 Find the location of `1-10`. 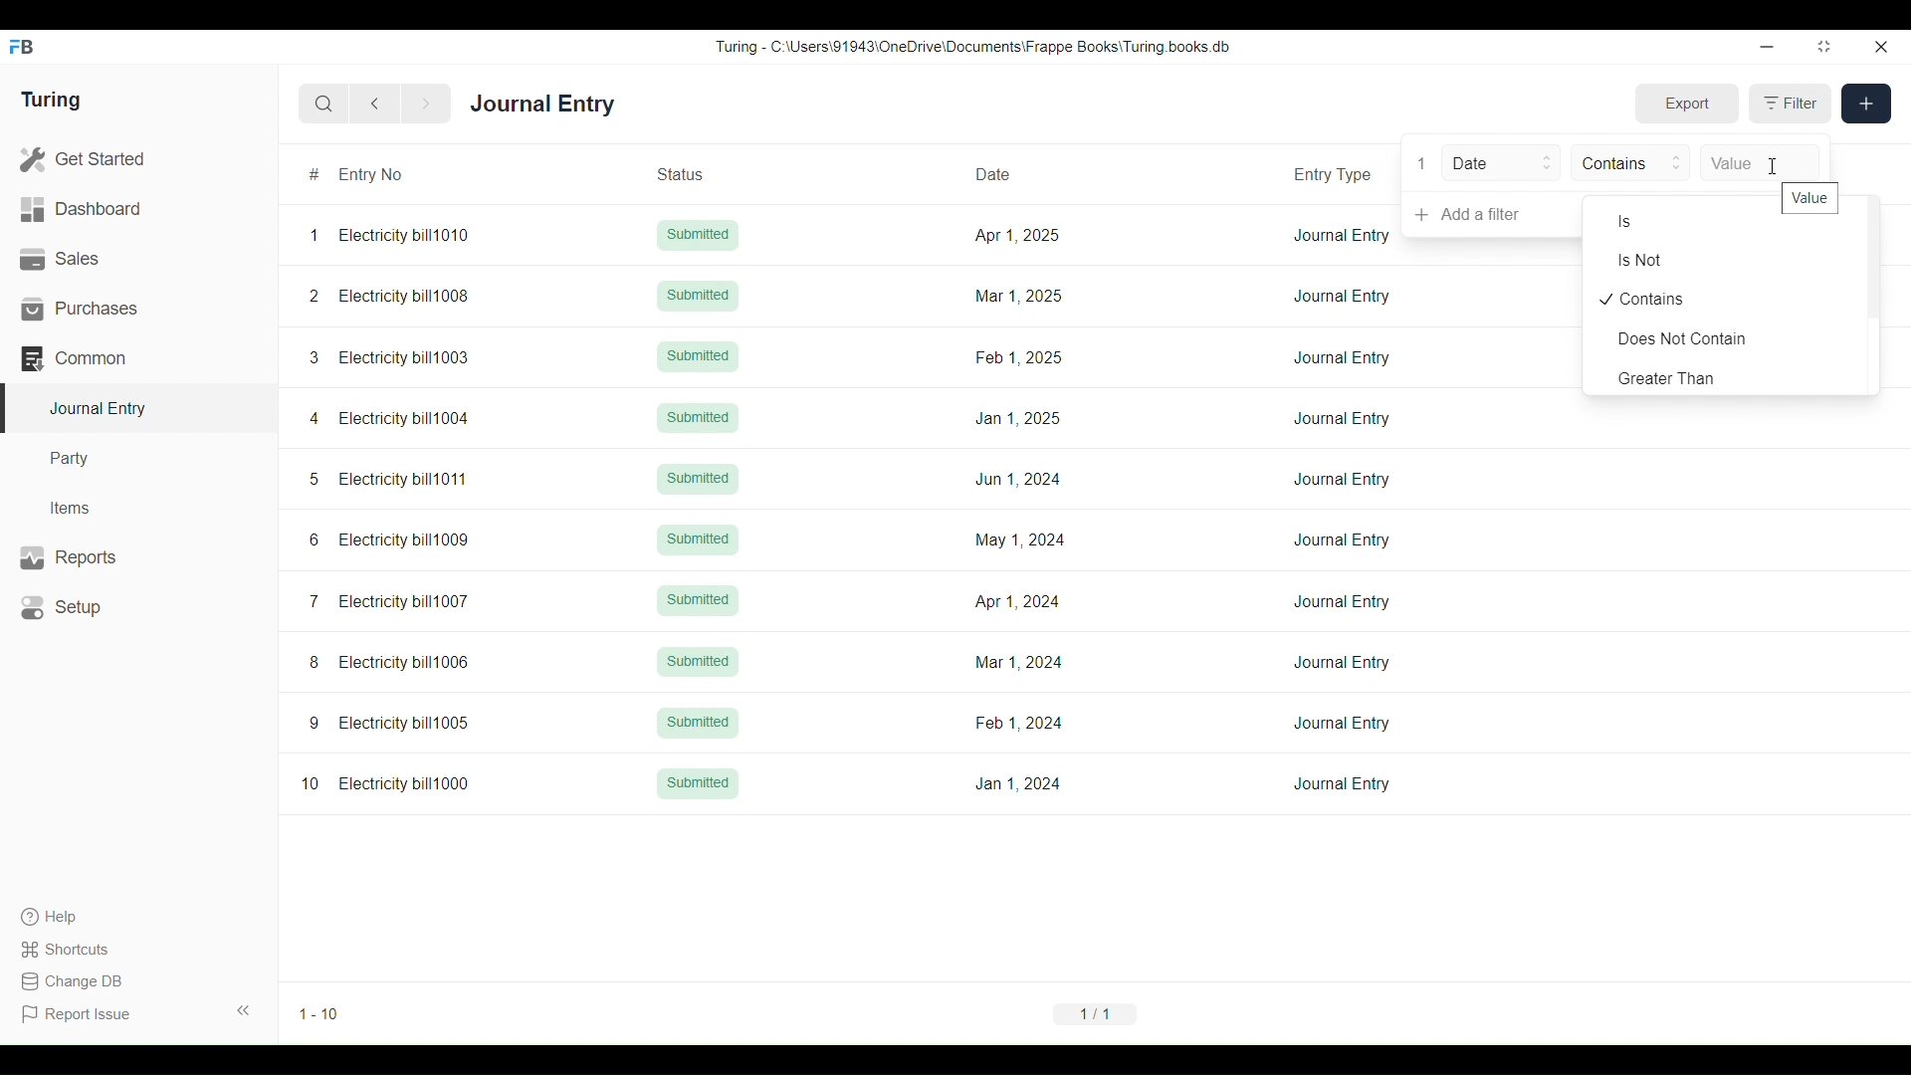

1-10 is located at coordinates (319, 1014).